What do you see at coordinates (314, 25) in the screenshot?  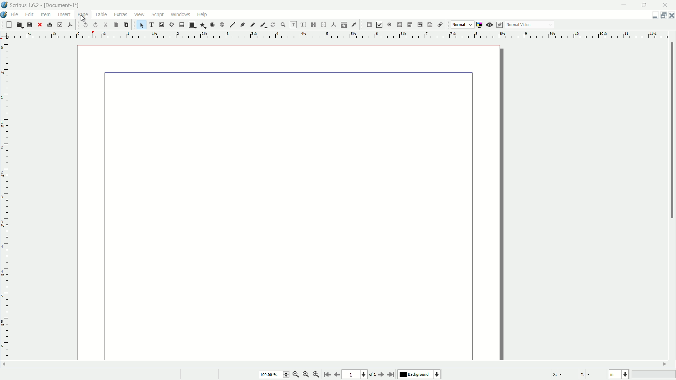 I see `link text frames` at bounding box center [314, 25].